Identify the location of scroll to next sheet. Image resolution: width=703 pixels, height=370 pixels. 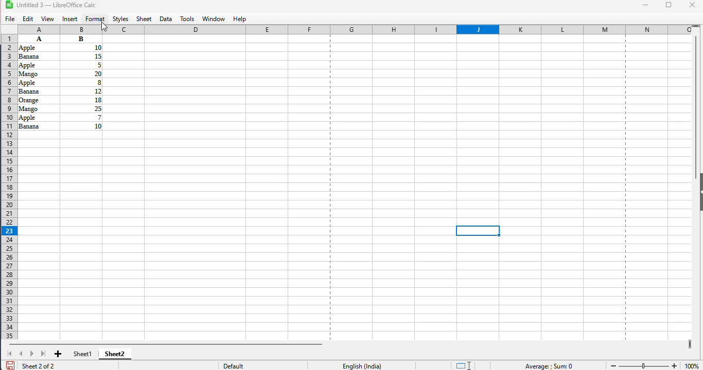
(32, 354).